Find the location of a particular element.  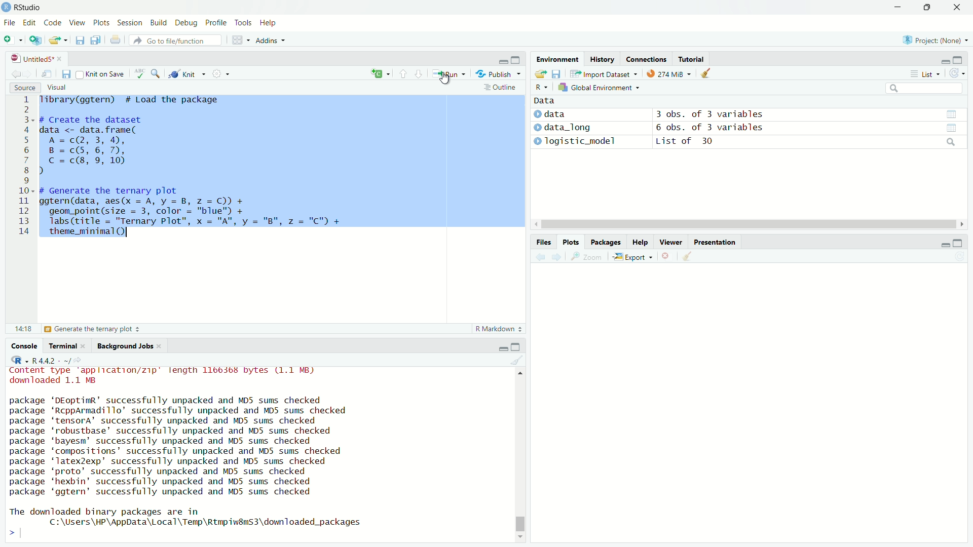

minimise is located at coordinates (501, 347).